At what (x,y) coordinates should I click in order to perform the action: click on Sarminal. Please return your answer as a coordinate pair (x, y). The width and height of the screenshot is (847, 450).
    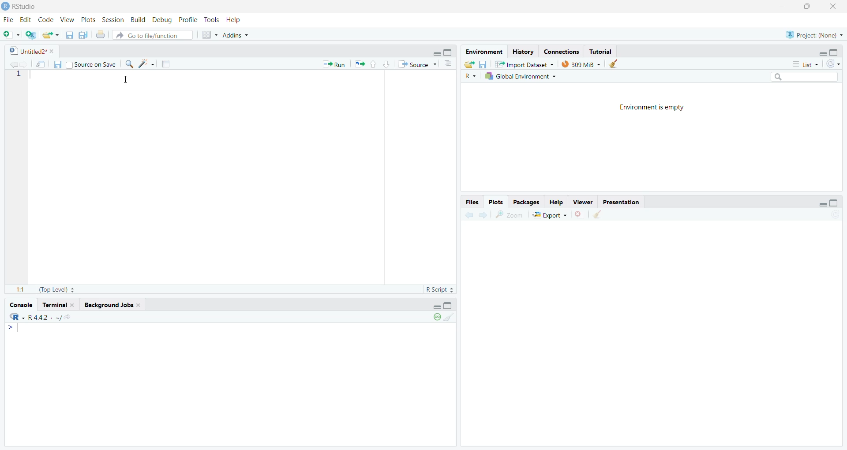
    Looking at the image, I should click on (58, 304).